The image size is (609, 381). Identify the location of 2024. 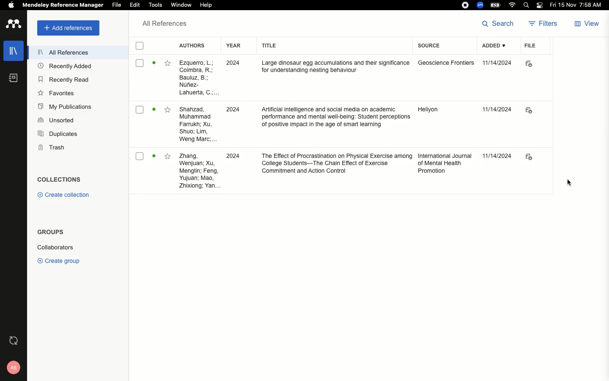
(231, 157).